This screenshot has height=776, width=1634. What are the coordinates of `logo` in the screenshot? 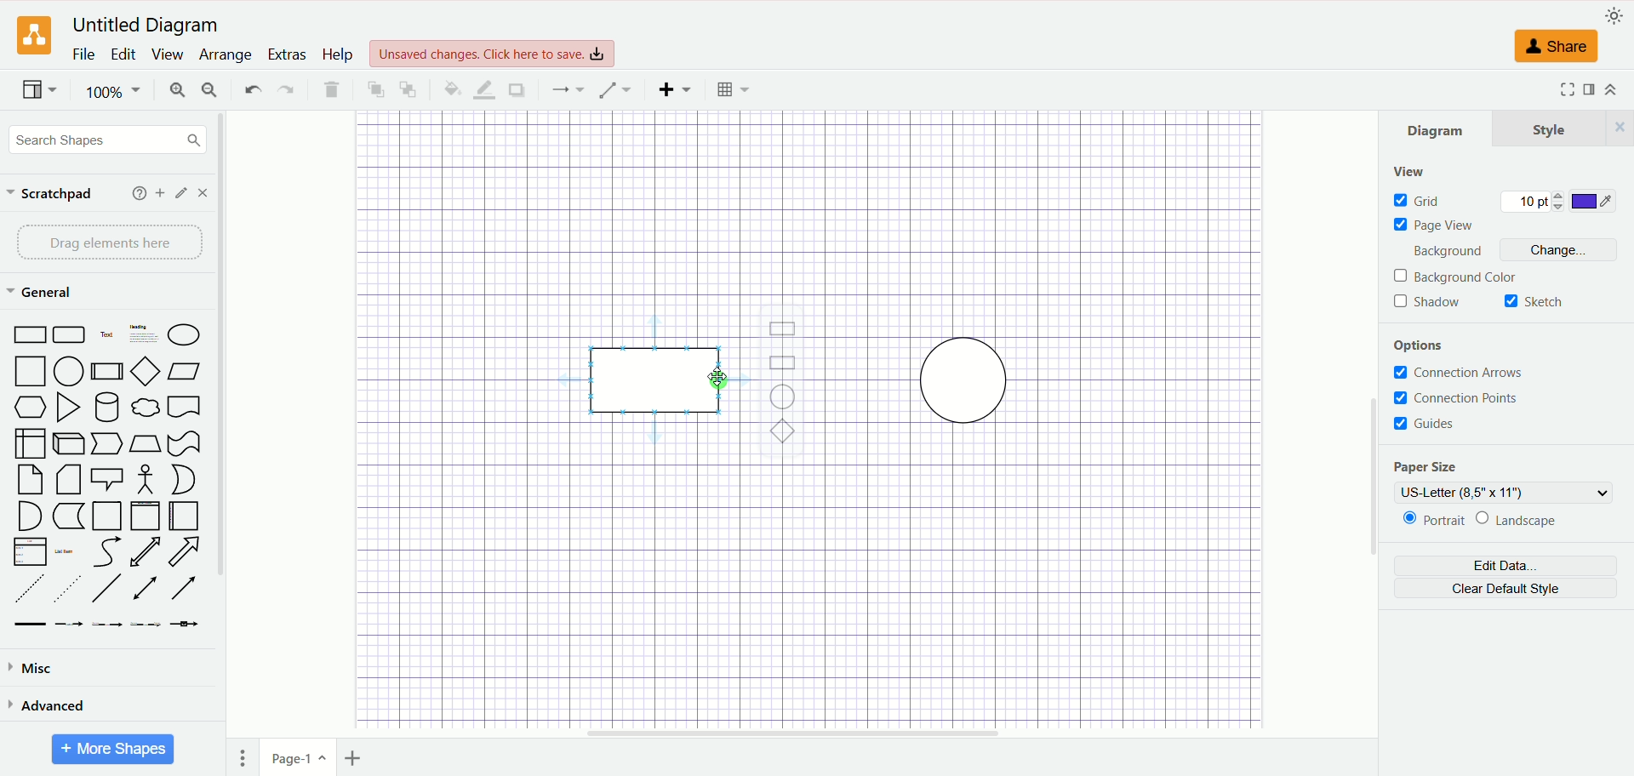 It's located at (32, 36).